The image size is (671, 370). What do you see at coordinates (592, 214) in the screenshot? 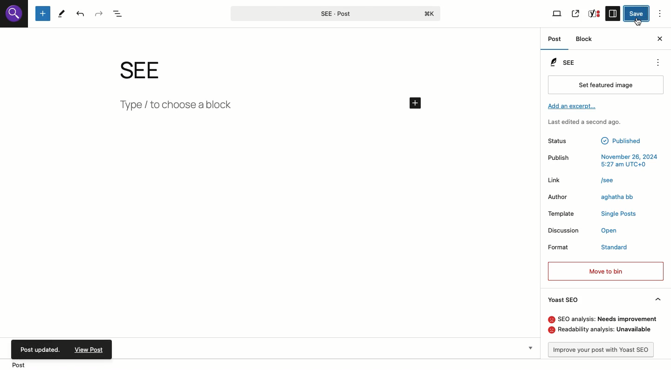
I see `Template Single Posts` at bounding box center [592, 214].